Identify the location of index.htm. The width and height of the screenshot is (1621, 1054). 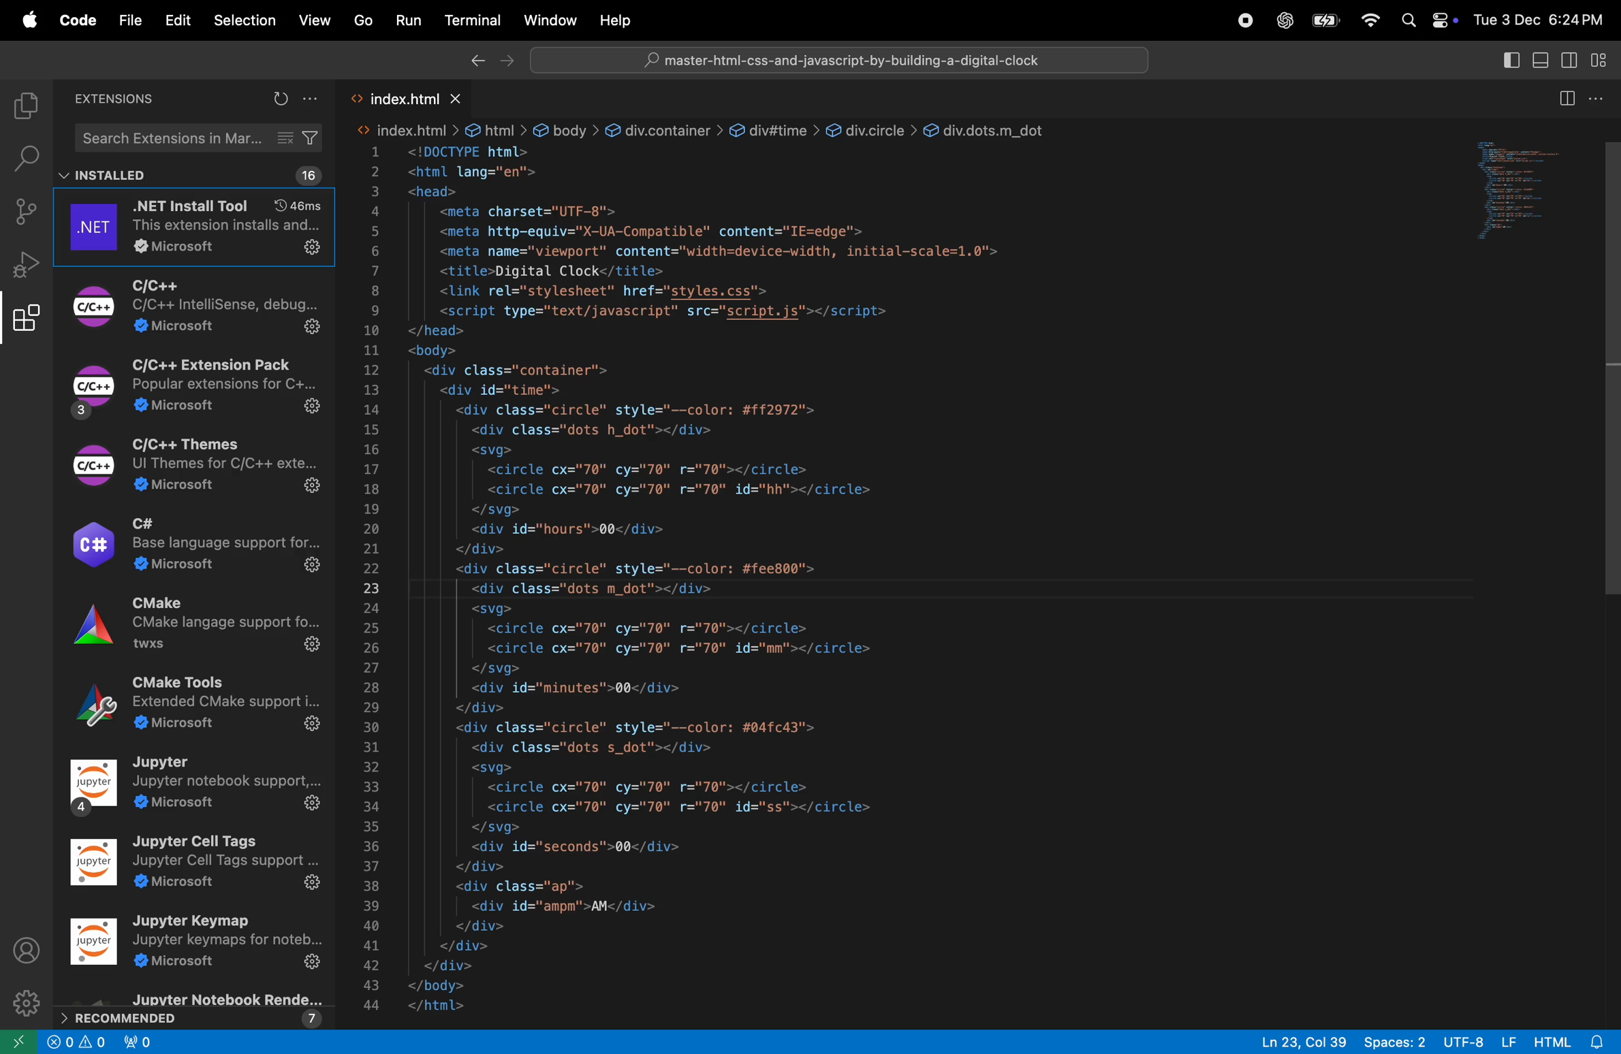
(413, 131).